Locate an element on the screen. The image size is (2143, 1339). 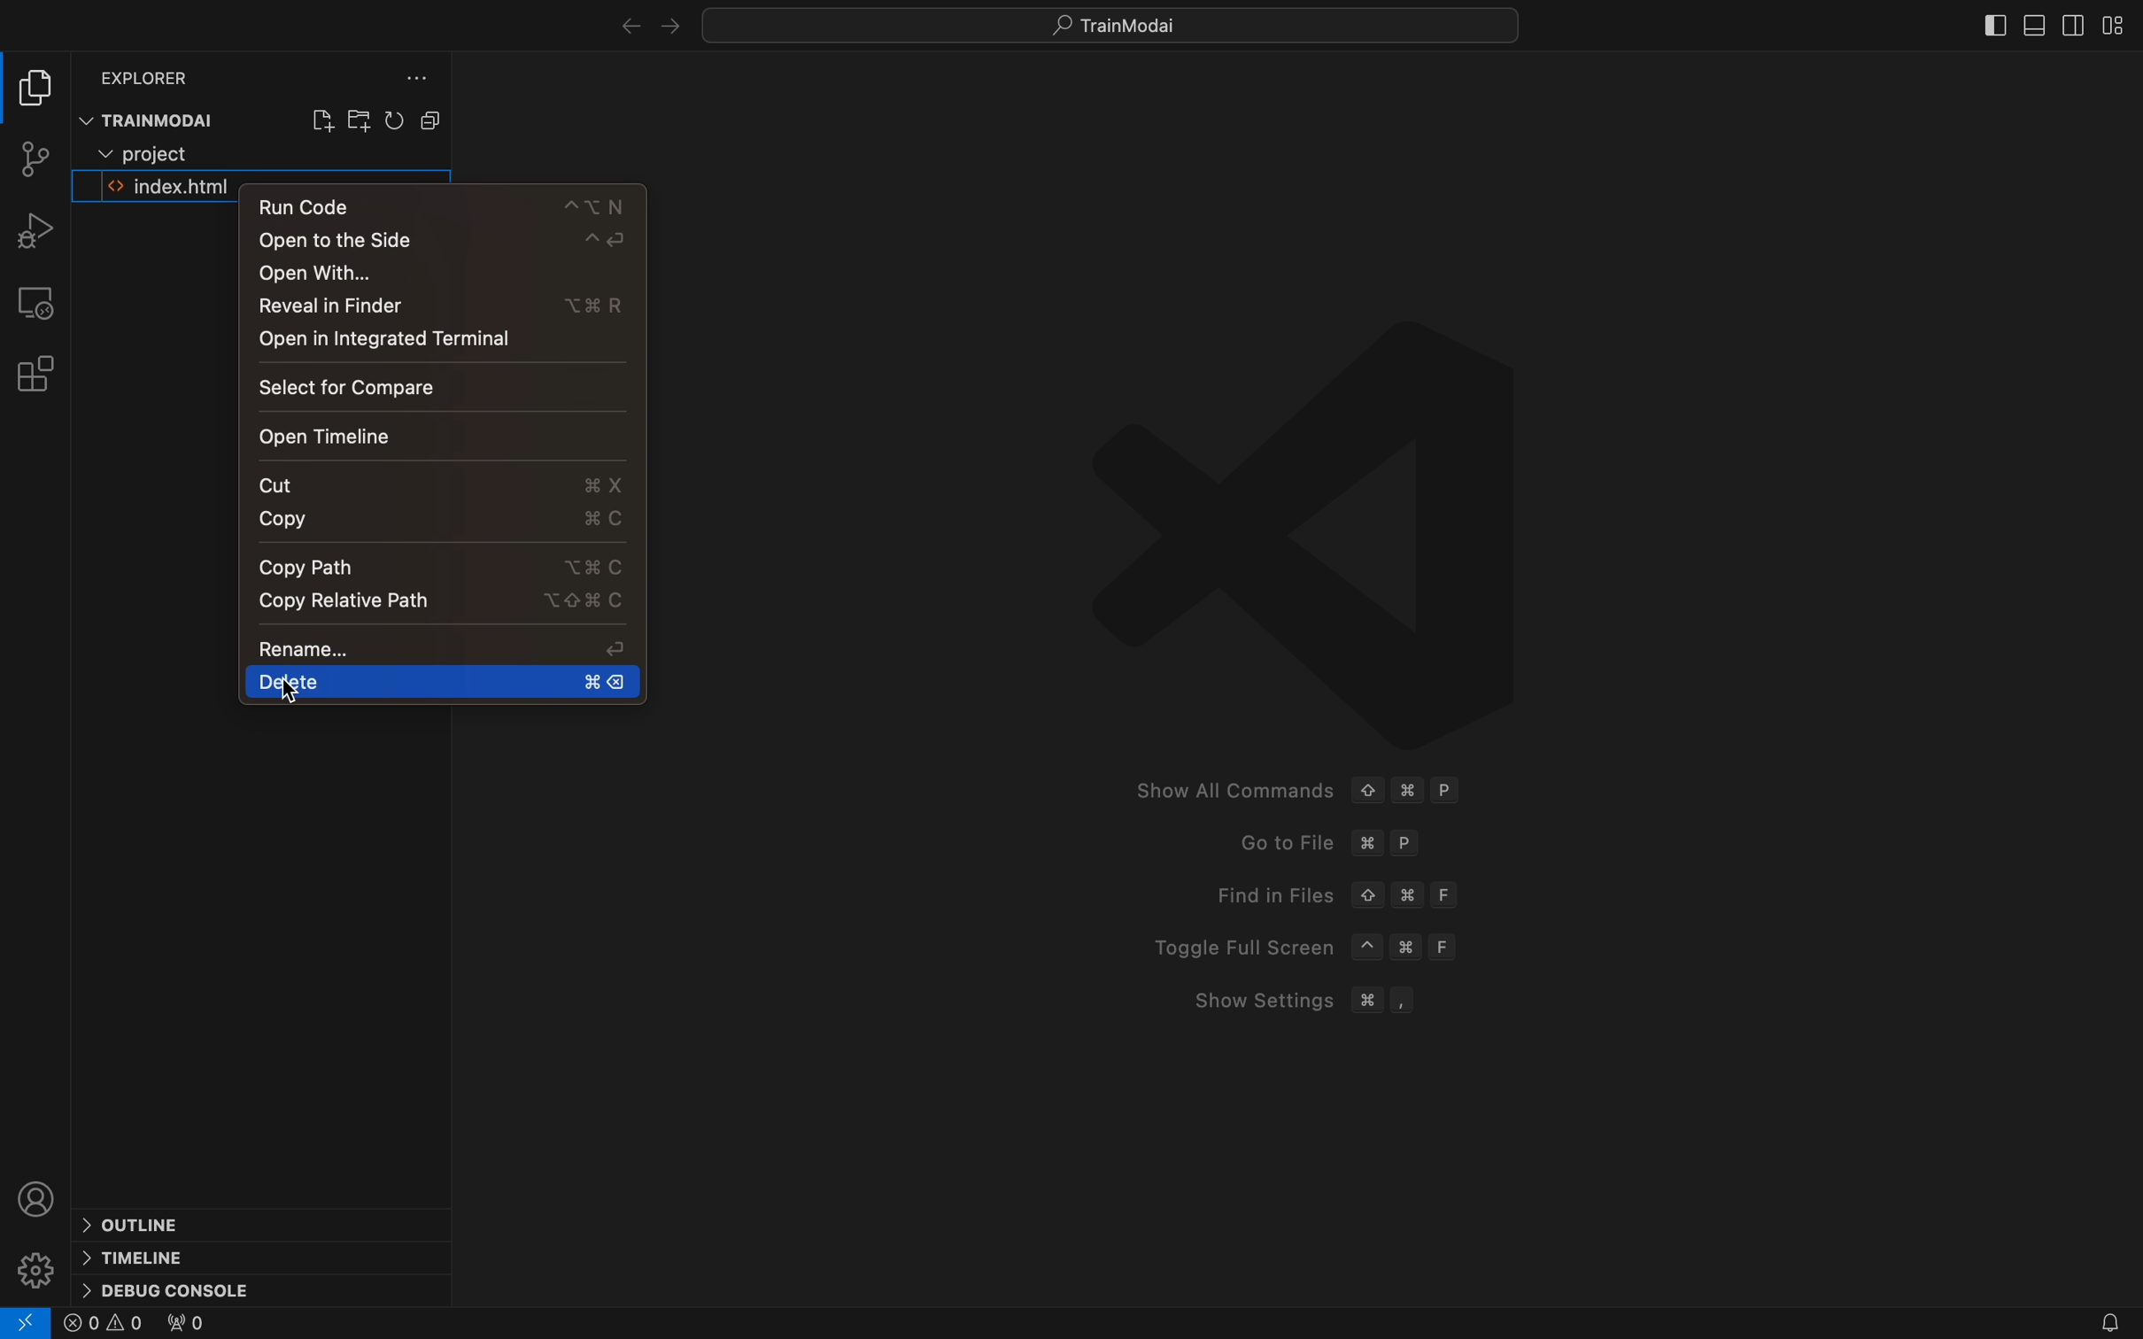
profile is located at coordinates (39, 1197).